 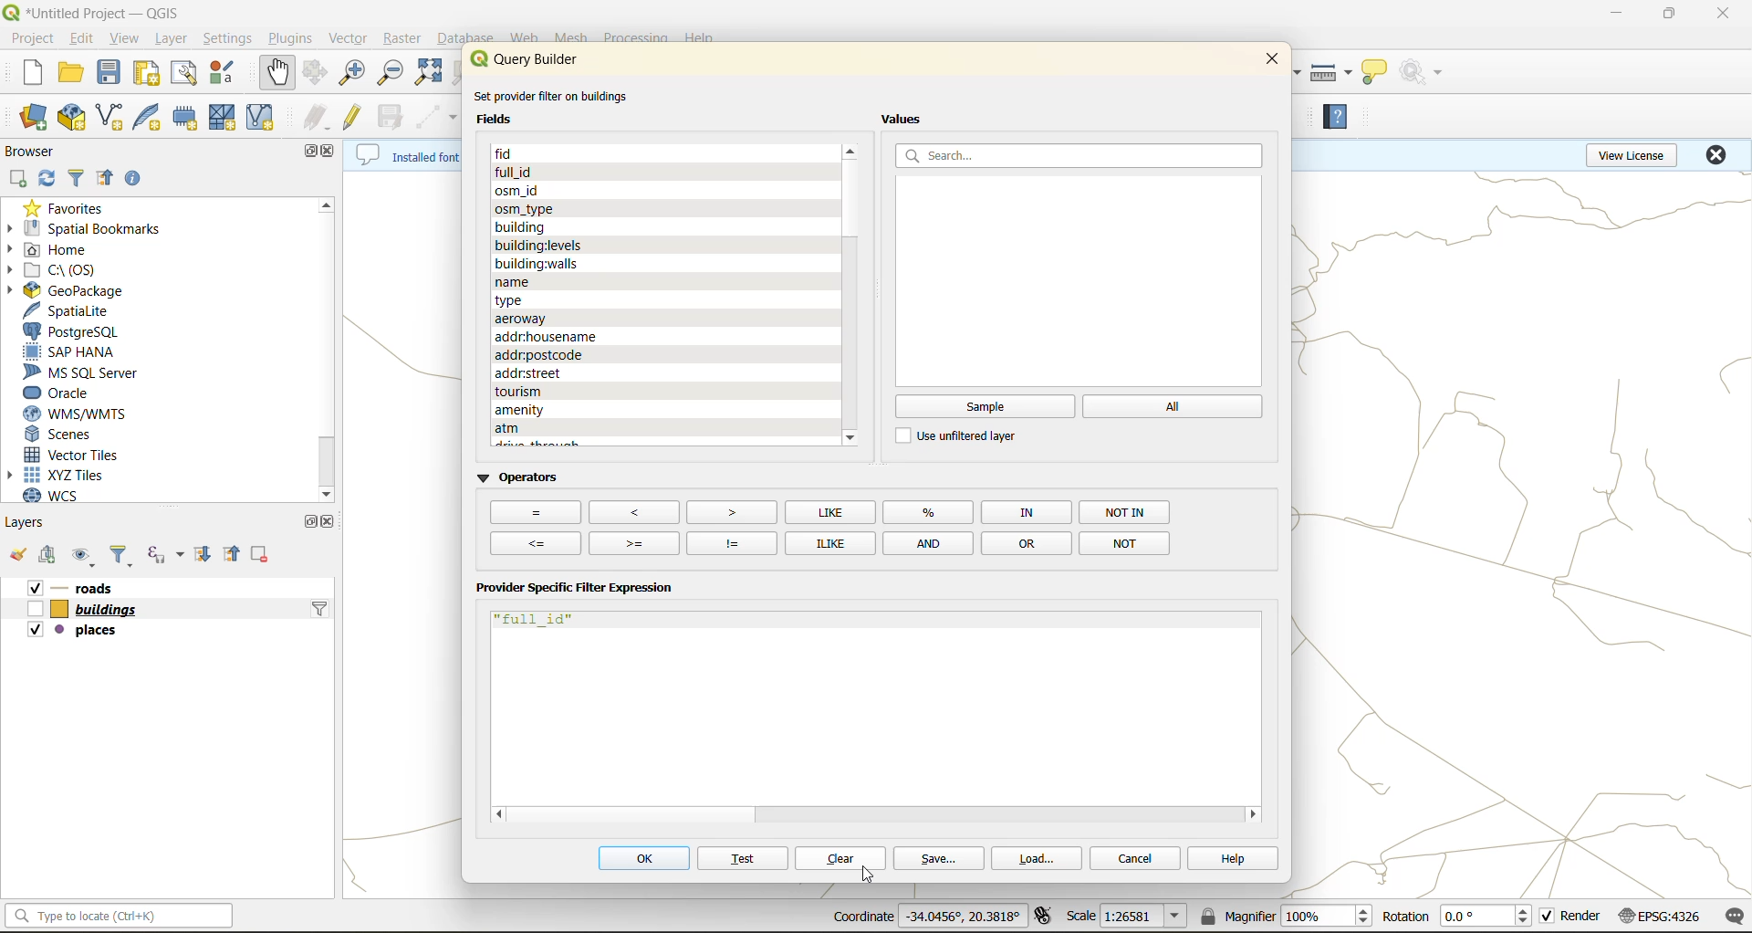 I want to click on opertators, so click(x=1127, y=512).